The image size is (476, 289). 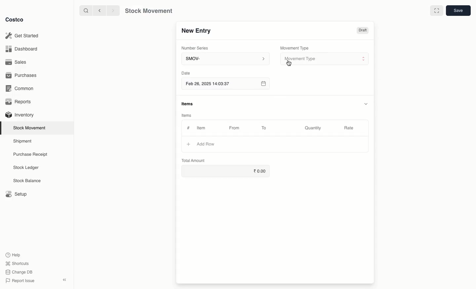 I want to click on Rate, so click(x=349, y=127).